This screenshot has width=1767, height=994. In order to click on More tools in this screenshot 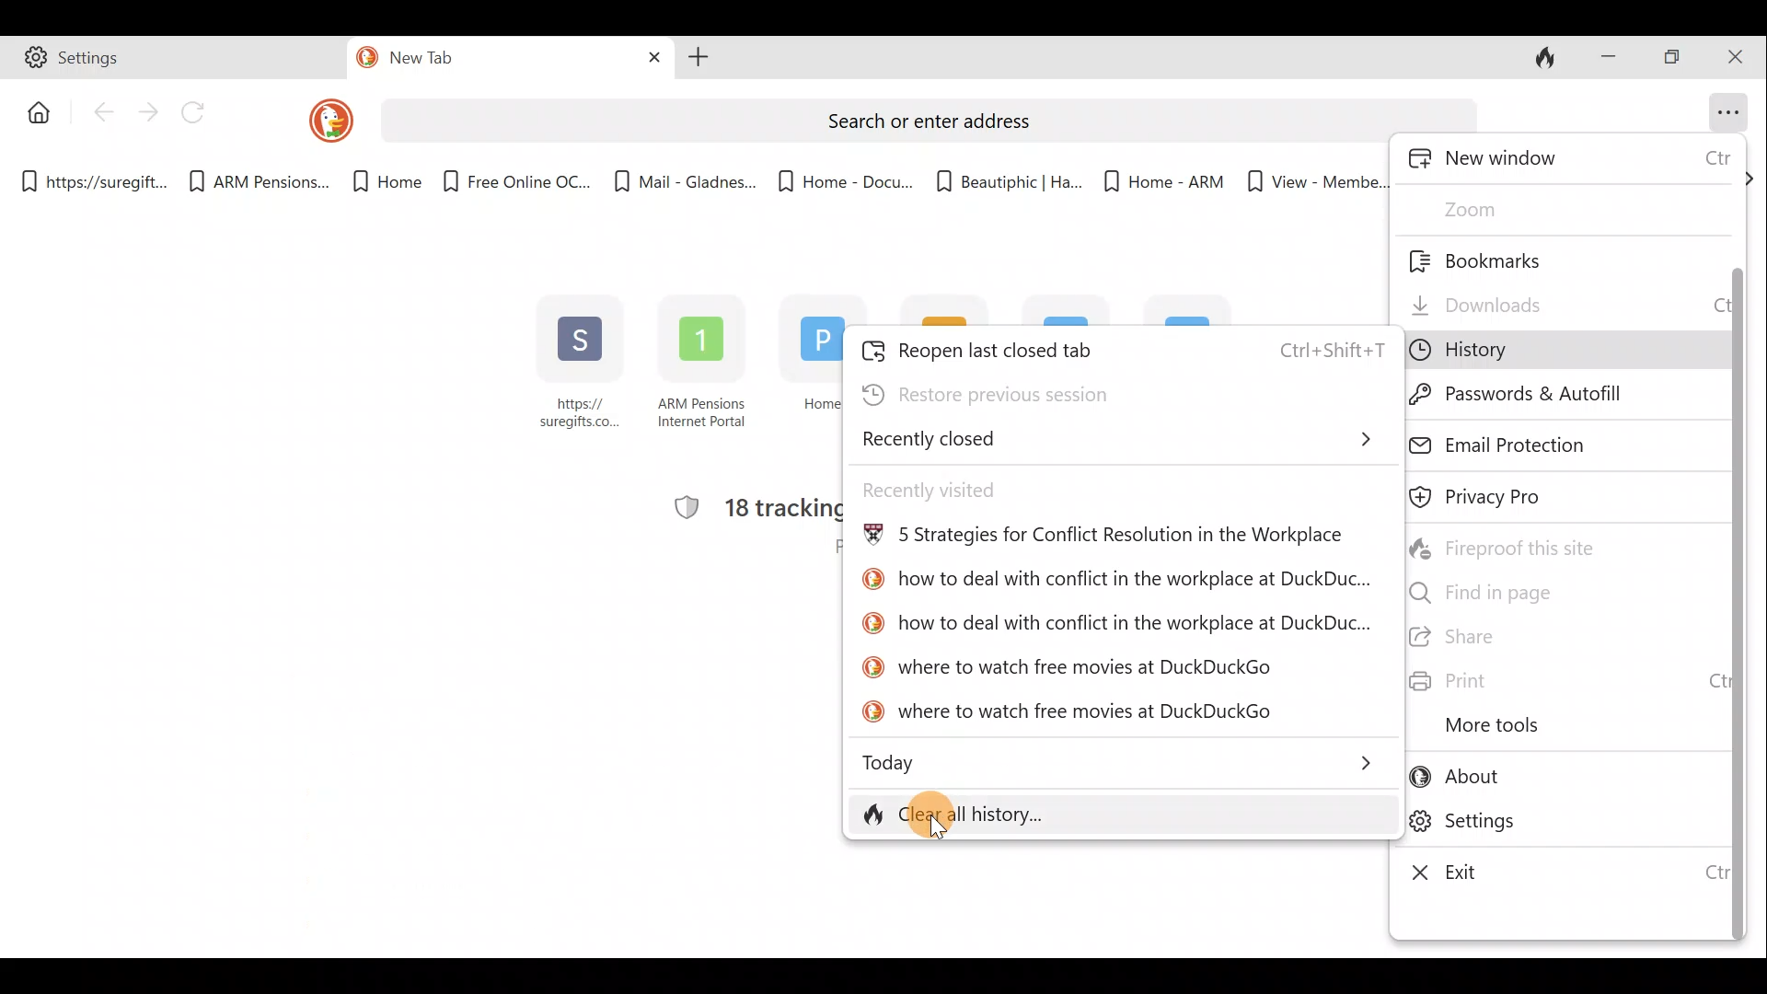, I will do `click(1536, 726)`.